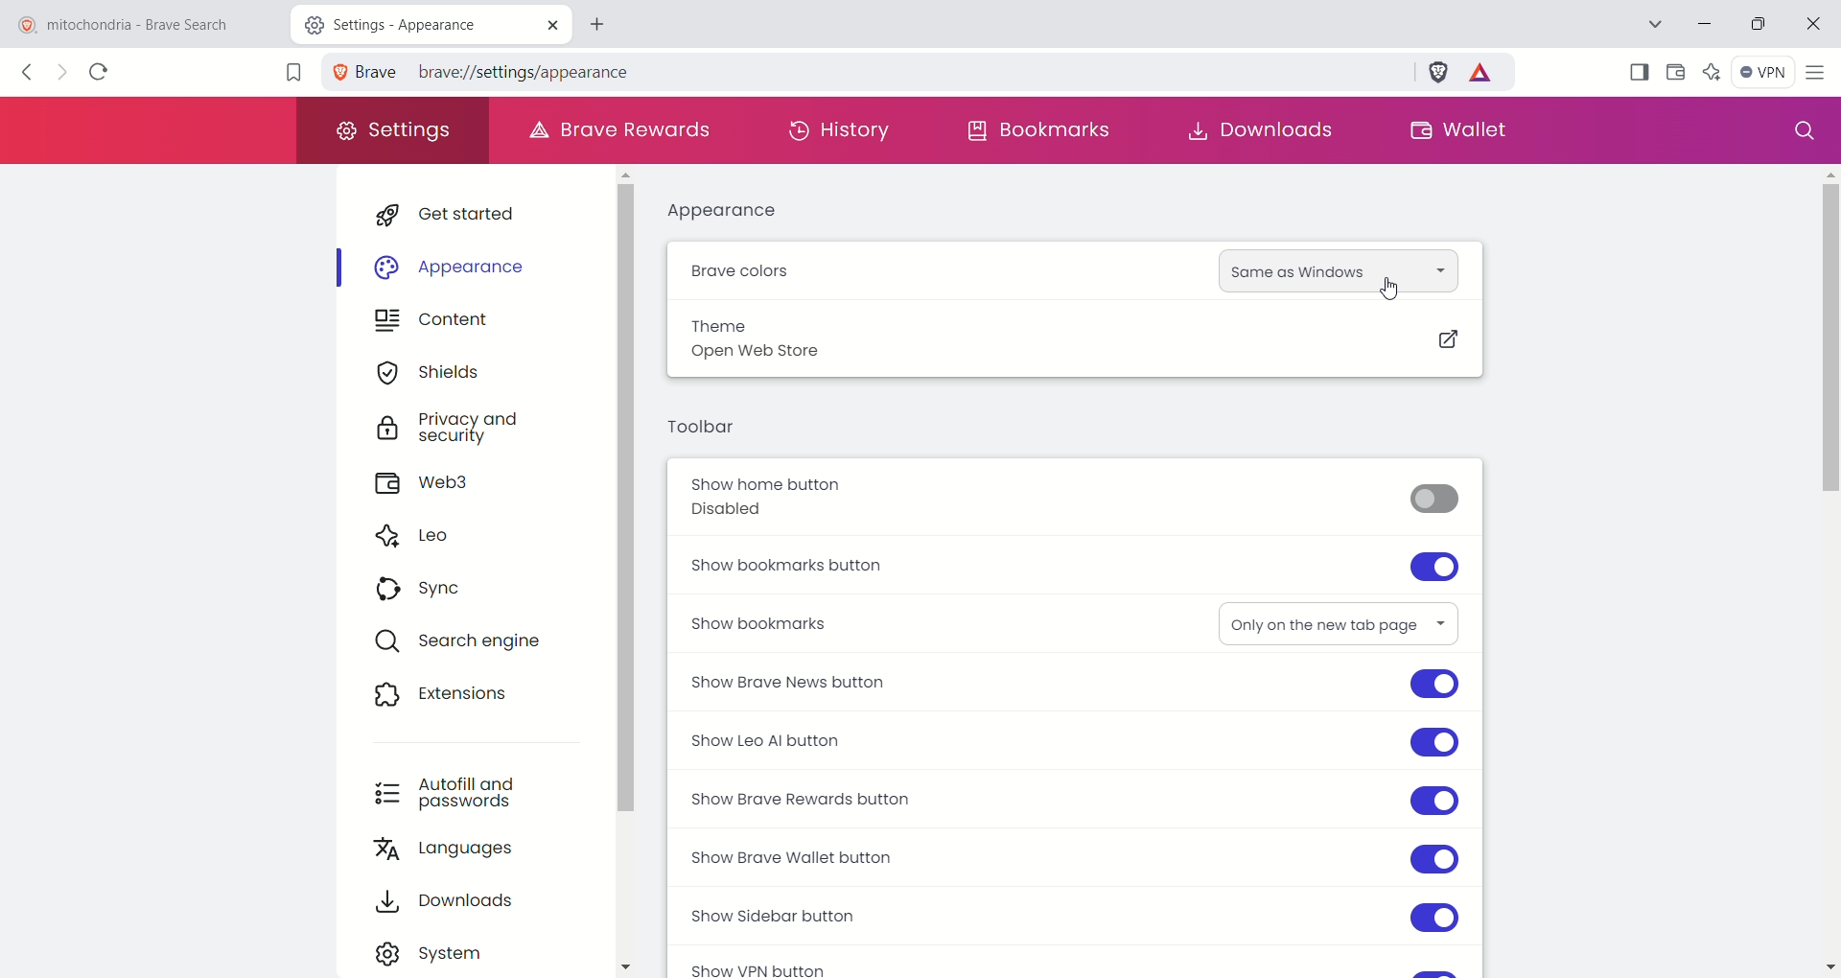 The width and height of the screenshot is (1841, 978). What do you see at coordinates (1071, 683) in the screenshot?
I see `show brave news button` at bounding box center [1071, 683].